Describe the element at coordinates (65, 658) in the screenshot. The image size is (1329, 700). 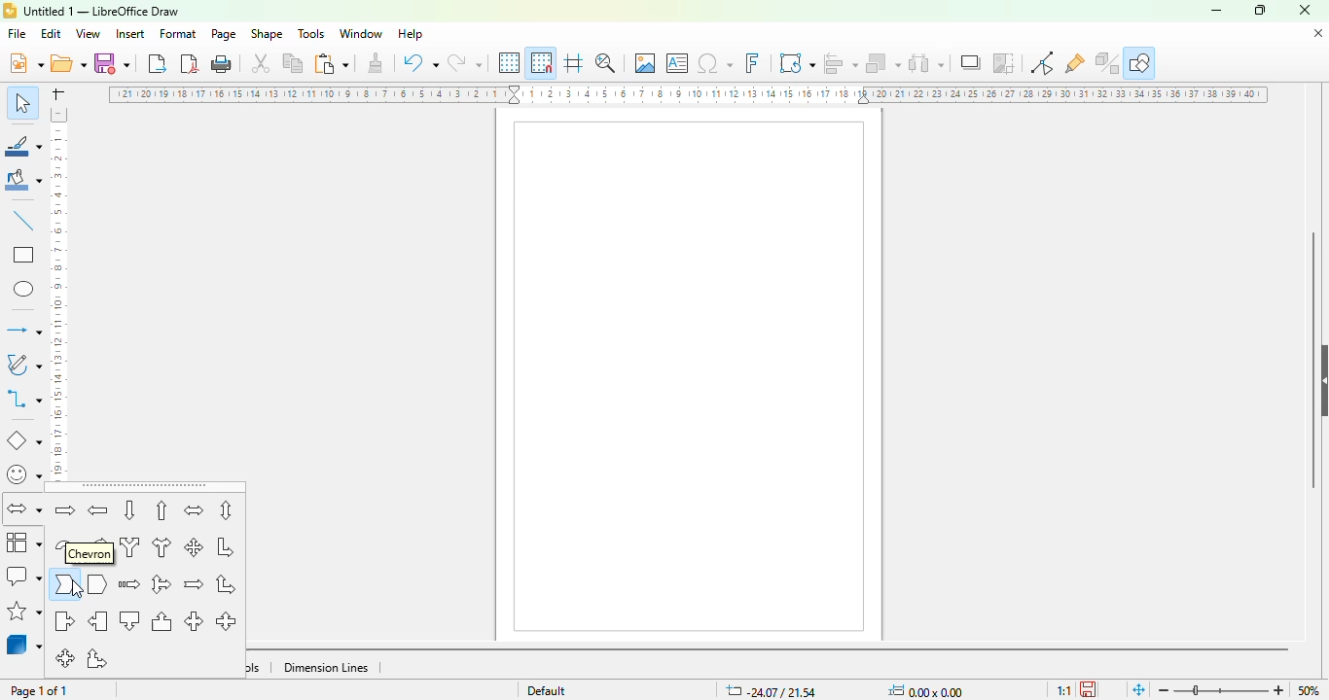
I see `4-way arrow callout` at that location.